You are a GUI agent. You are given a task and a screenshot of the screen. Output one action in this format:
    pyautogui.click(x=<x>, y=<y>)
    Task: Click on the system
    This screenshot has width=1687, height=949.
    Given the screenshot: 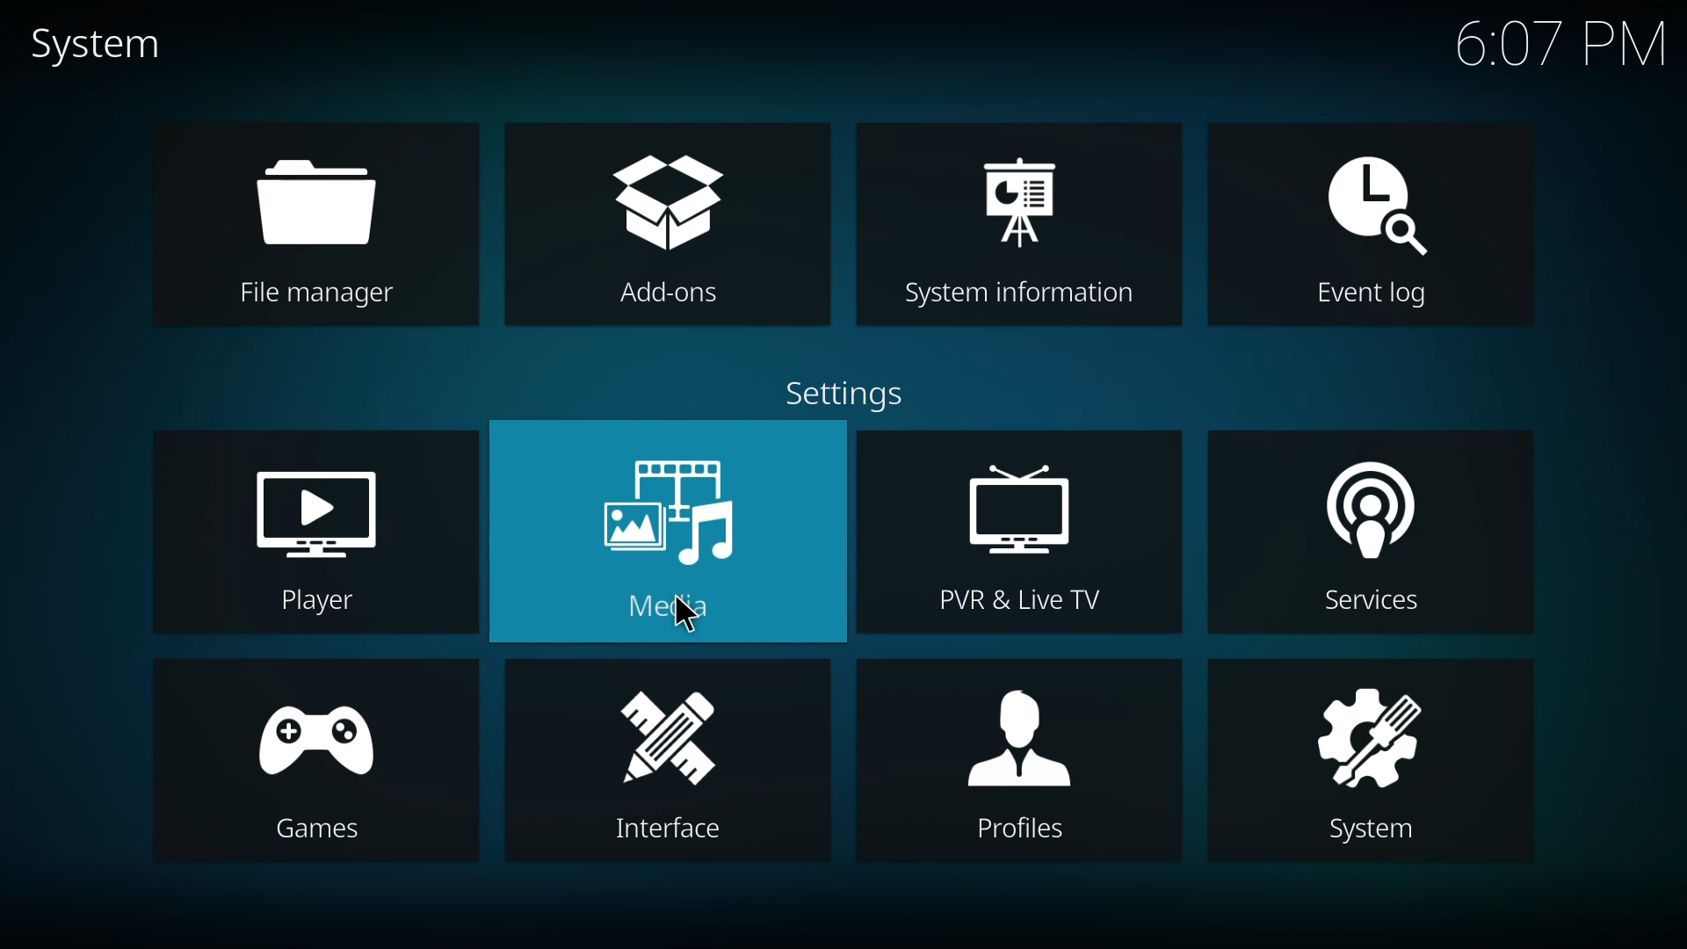 What is the action you would take?
    pyautogui.click(x=98, y=45)
    